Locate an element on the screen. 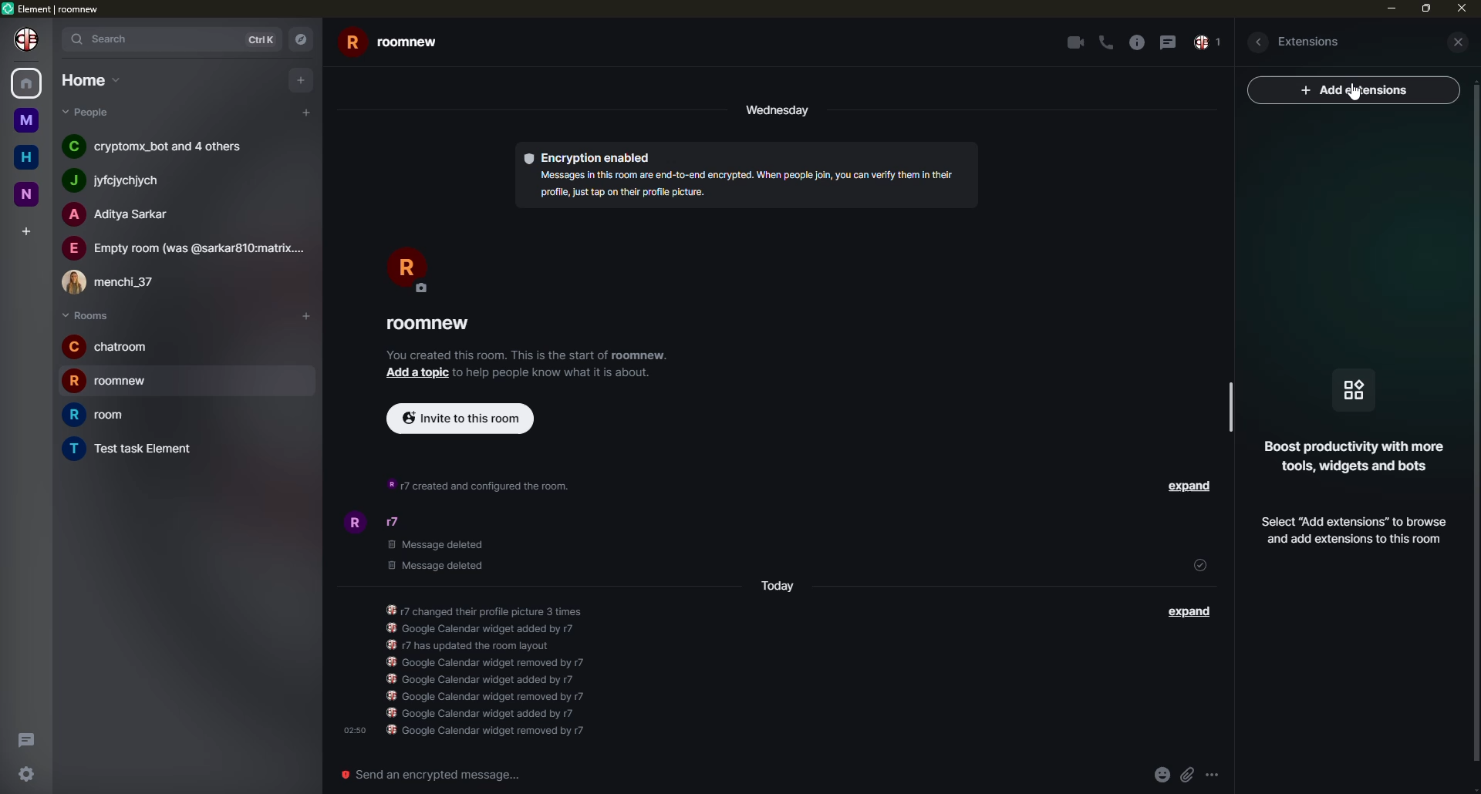 The height and width of the screenshot is (794, 1481). add is located at coordinates (302, 79).